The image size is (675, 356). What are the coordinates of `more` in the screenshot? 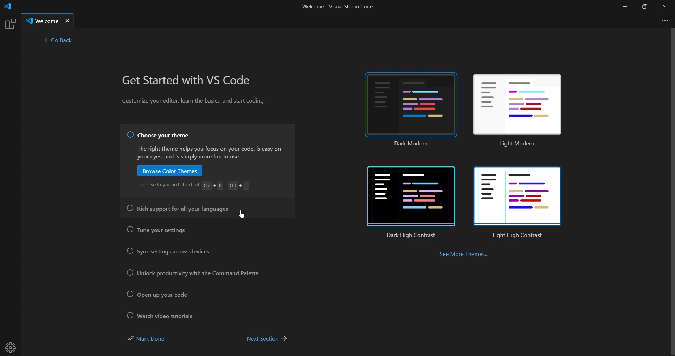 It's located at (663, 20).